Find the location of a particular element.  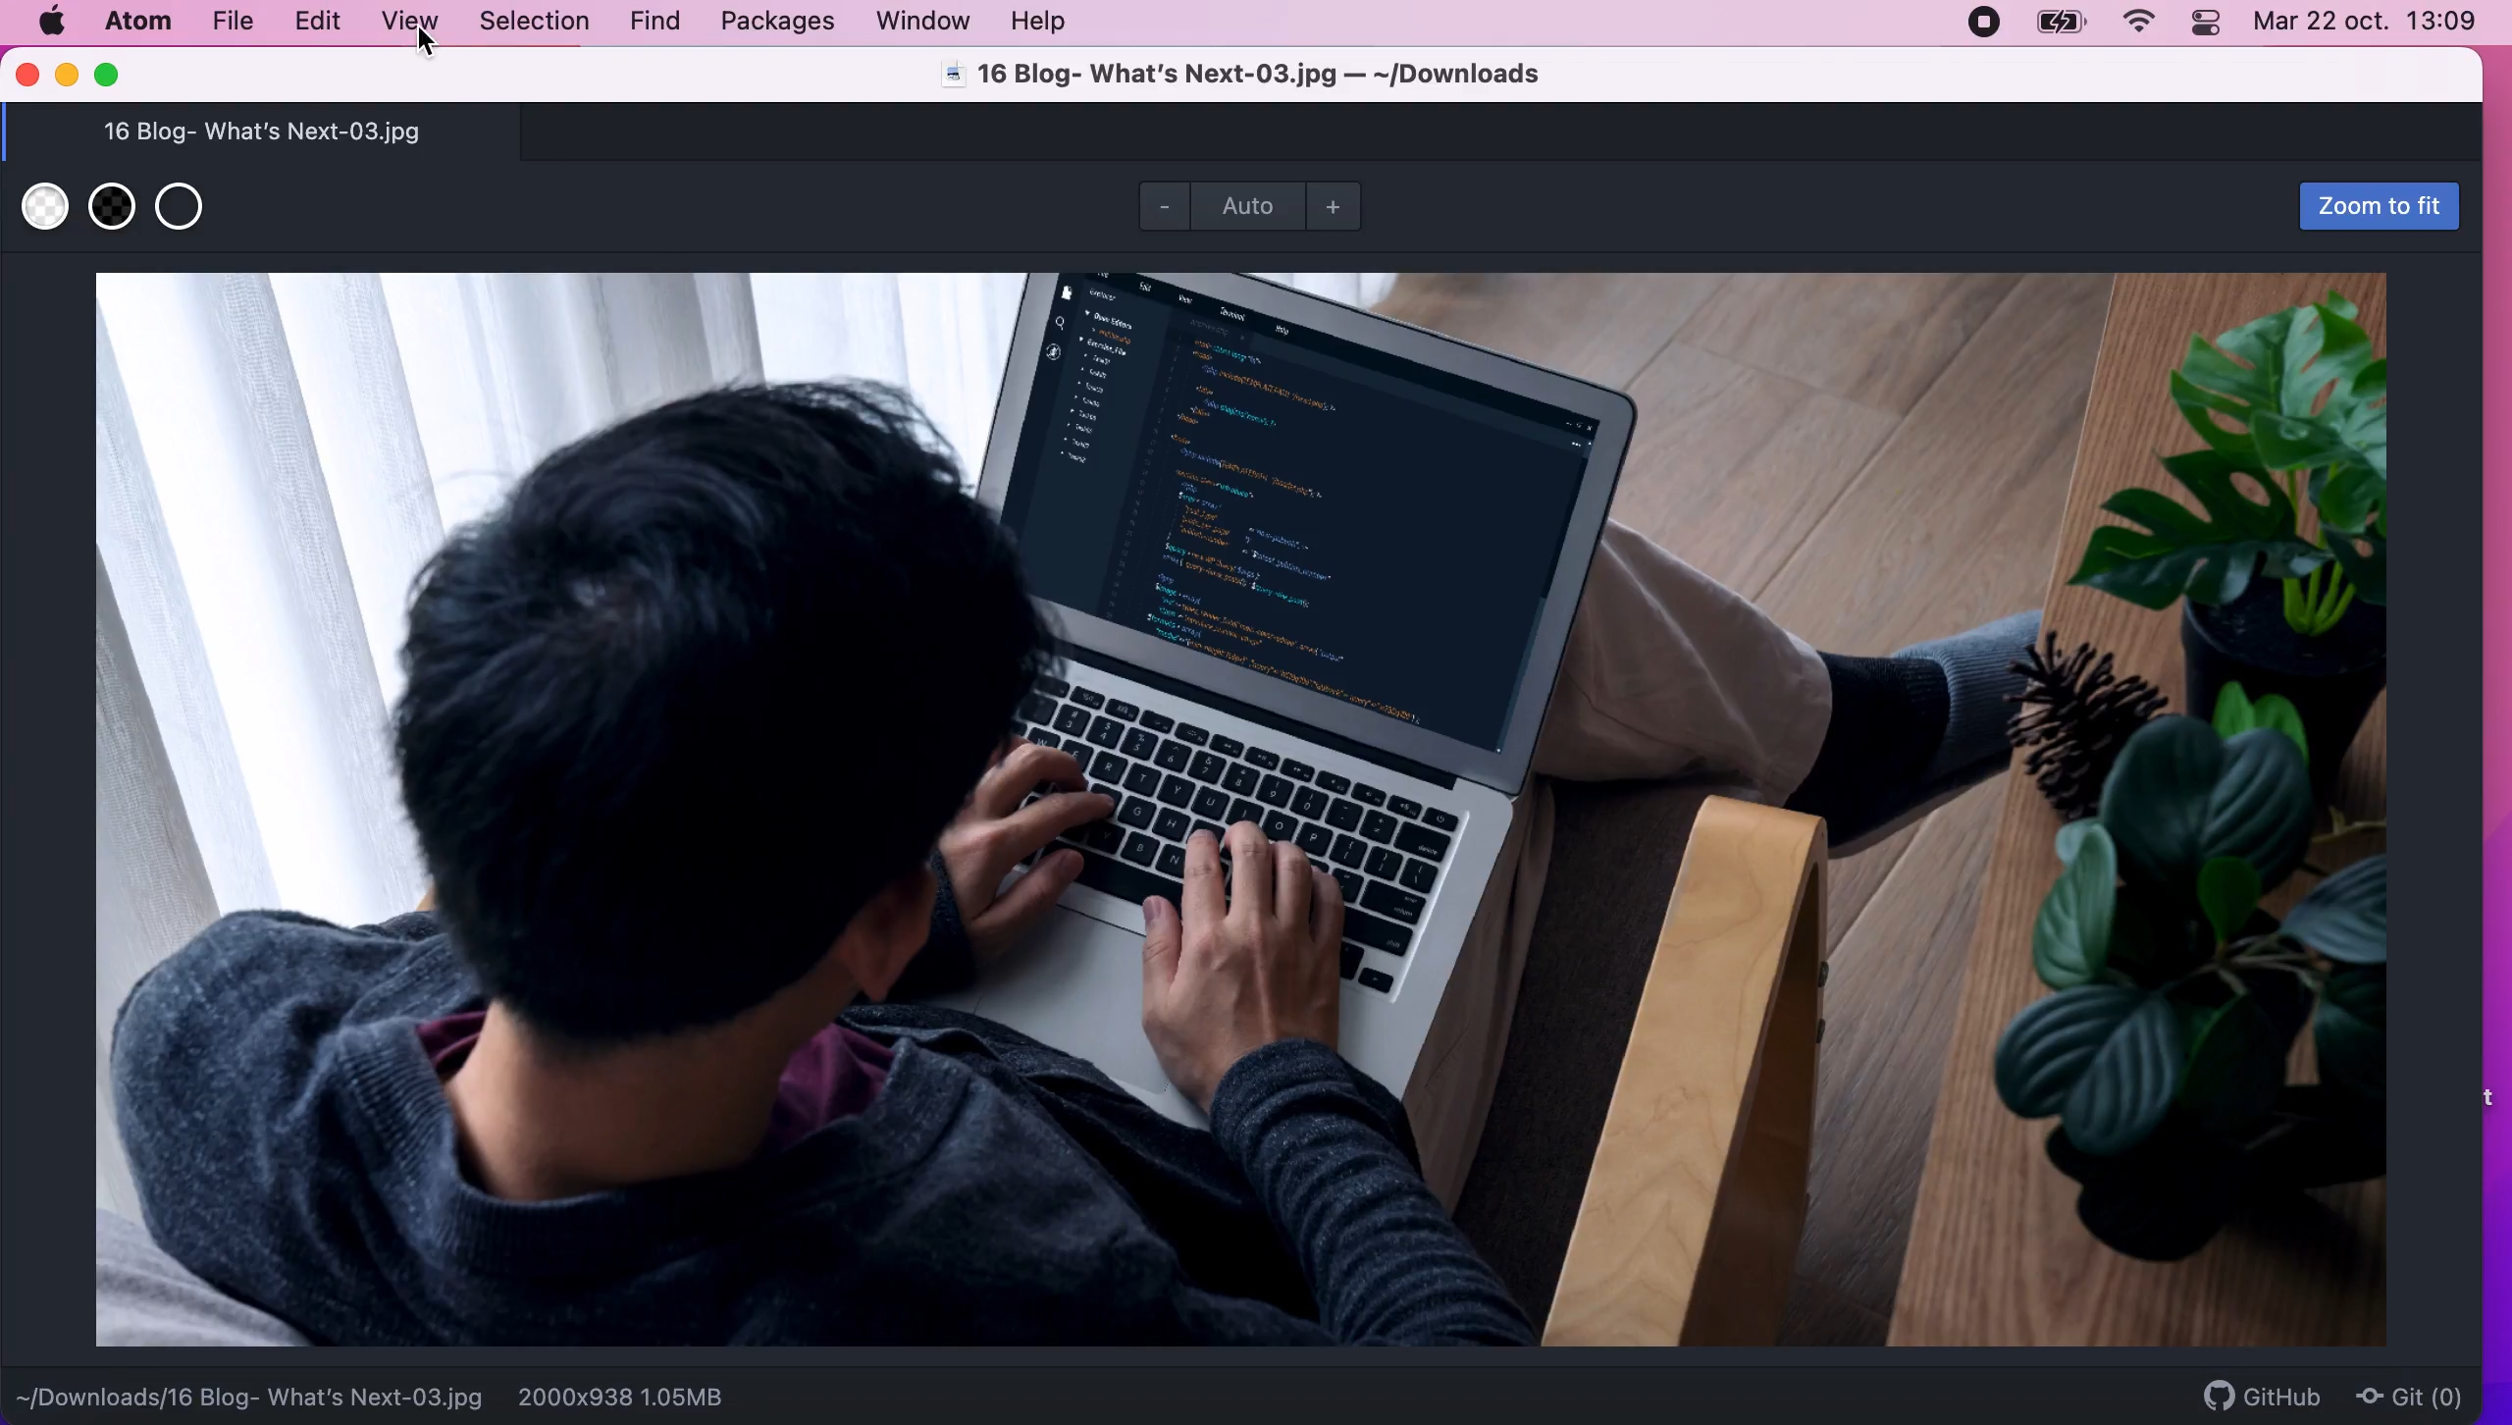

minimize is located at coordinates (68, 74).